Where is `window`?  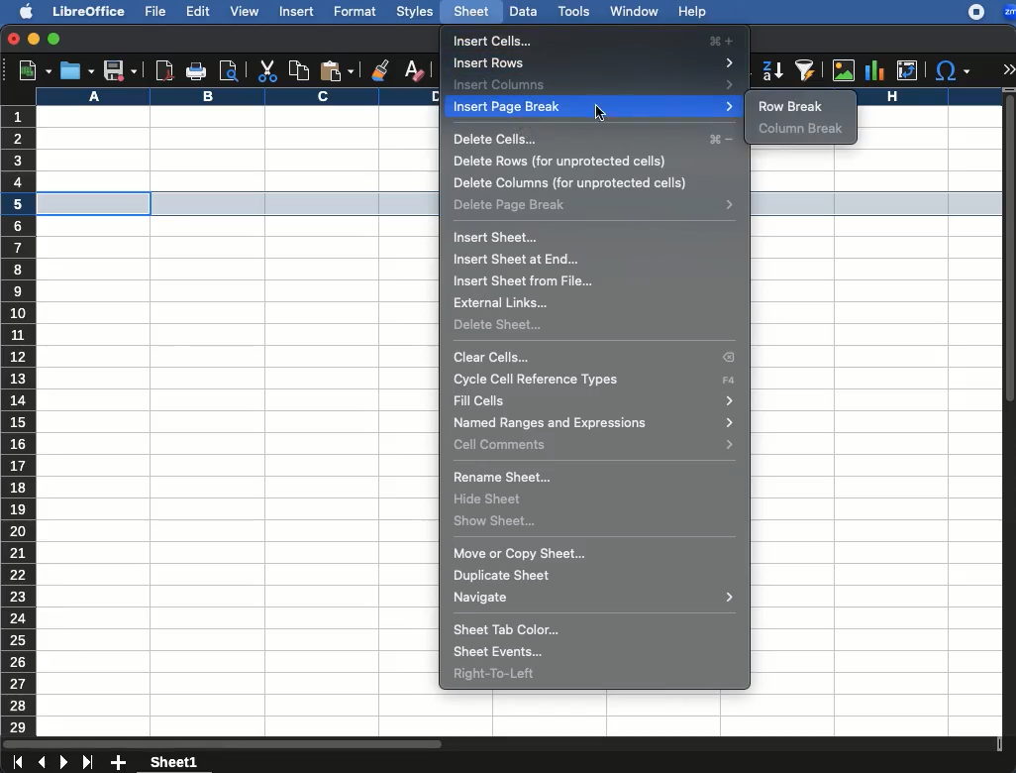
window is located at coordinates (635, 10).